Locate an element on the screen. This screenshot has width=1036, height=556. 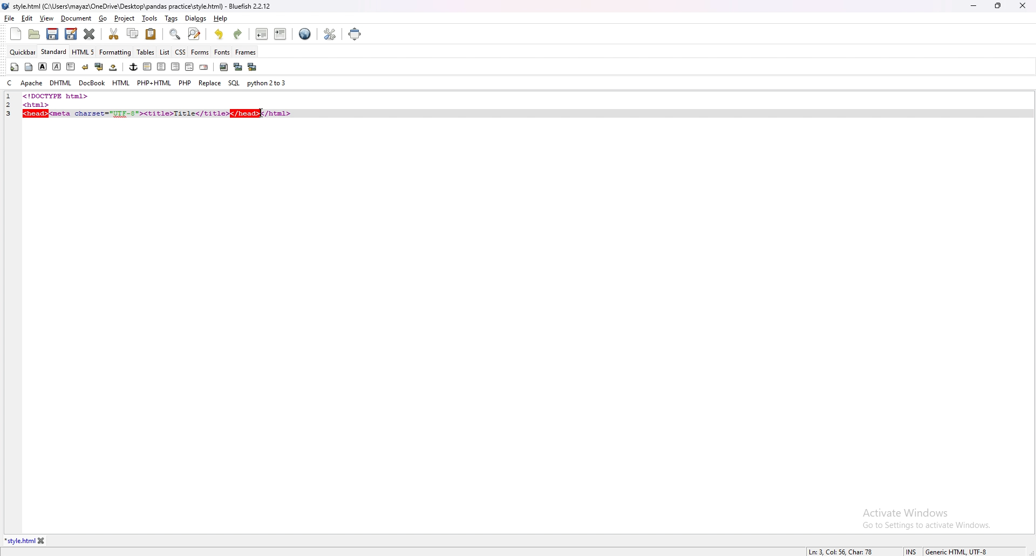
file is located at coordinates (10, 18).